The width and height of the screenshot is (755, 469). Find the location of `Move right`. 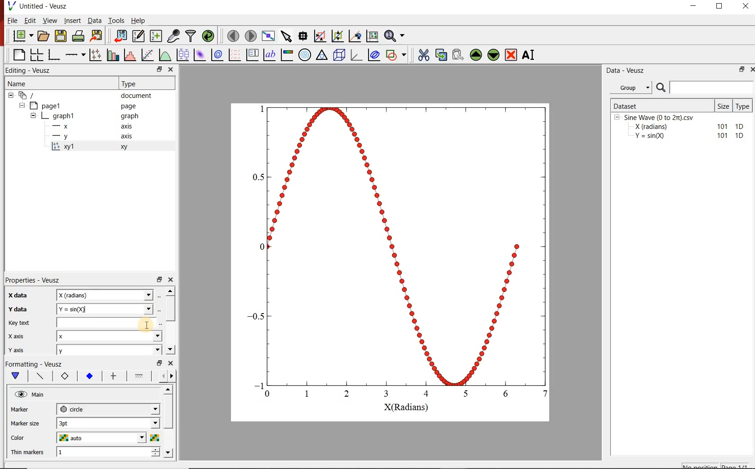

Move right is located at coordinates (173, 376).